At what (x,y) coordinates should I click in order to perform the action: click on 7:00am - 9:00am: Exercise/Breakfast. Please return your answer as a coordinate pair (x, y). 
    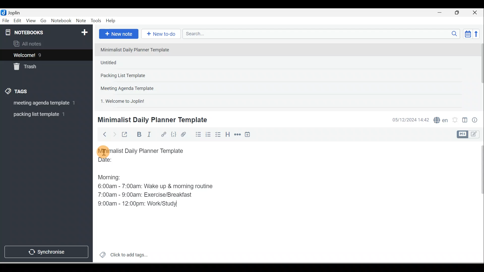
    Looking at the image, I should click on (146, 194).